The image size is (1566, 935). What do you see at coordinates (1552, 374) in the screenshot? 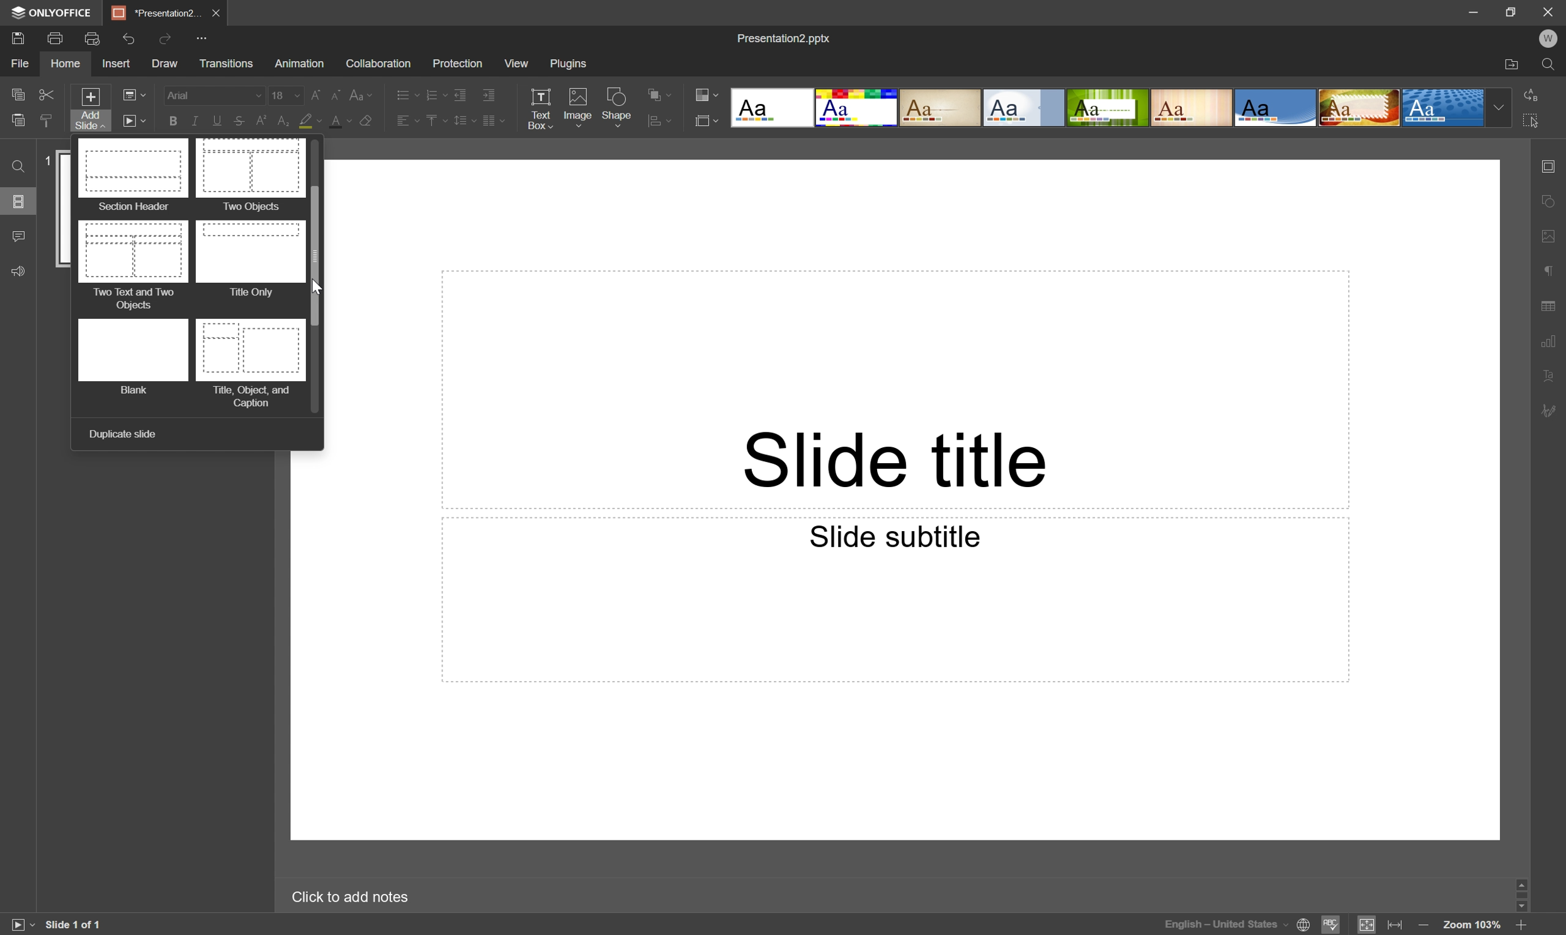
I see `Text Art settings` at bounding box center [1552, 374].